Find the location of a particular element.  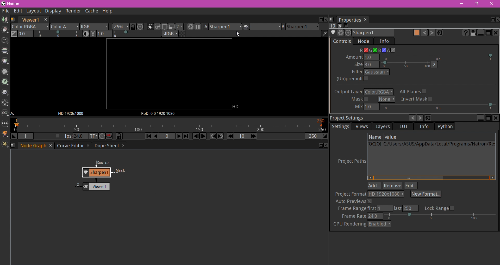

Current Farme Number is located at coordinates (167, 136).